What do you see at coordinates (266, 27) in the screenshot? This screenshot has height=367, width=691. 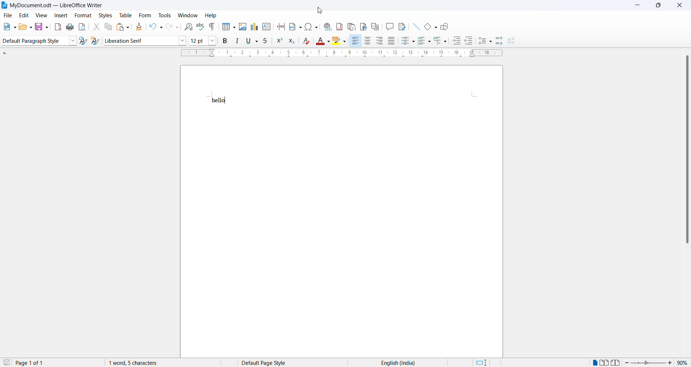 I see `Insert text` at bounding box center [266, 27].